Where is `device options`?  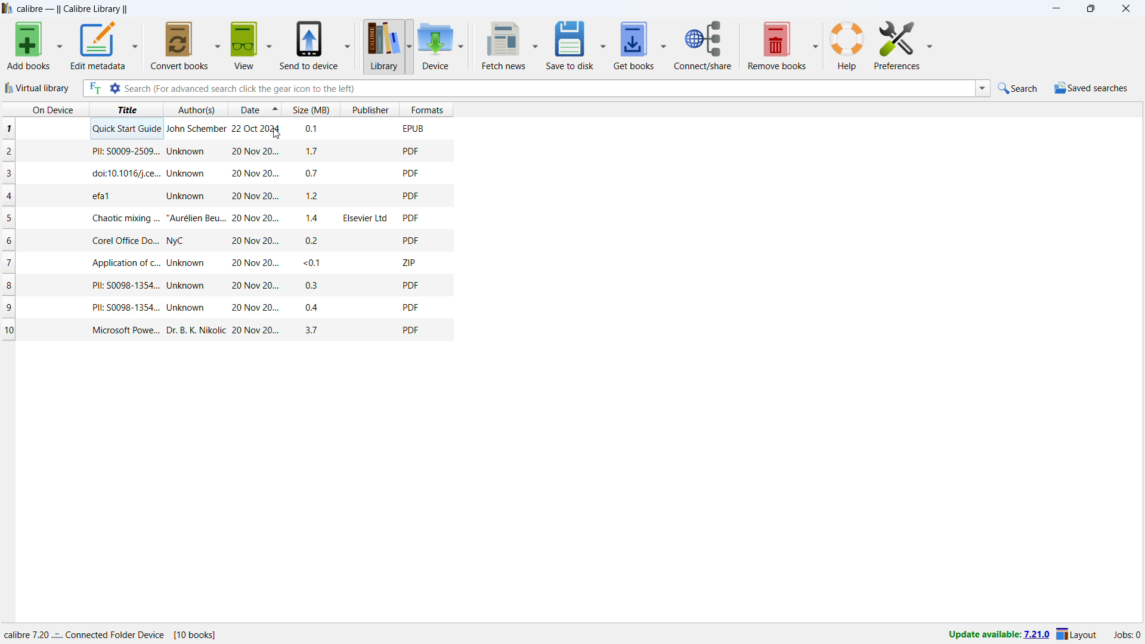 device options is located at coordinates (462, 45).